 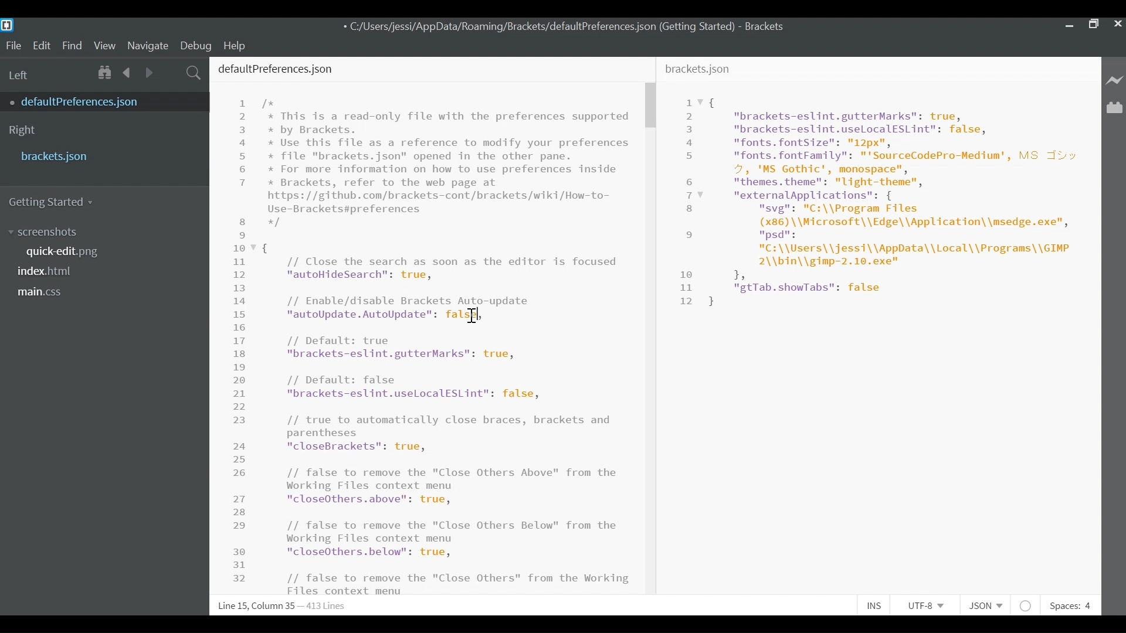 What do you see at coordinates (1073, 605) in the screenshot?
I see `Spaces` at bounding box center [1073, 605].